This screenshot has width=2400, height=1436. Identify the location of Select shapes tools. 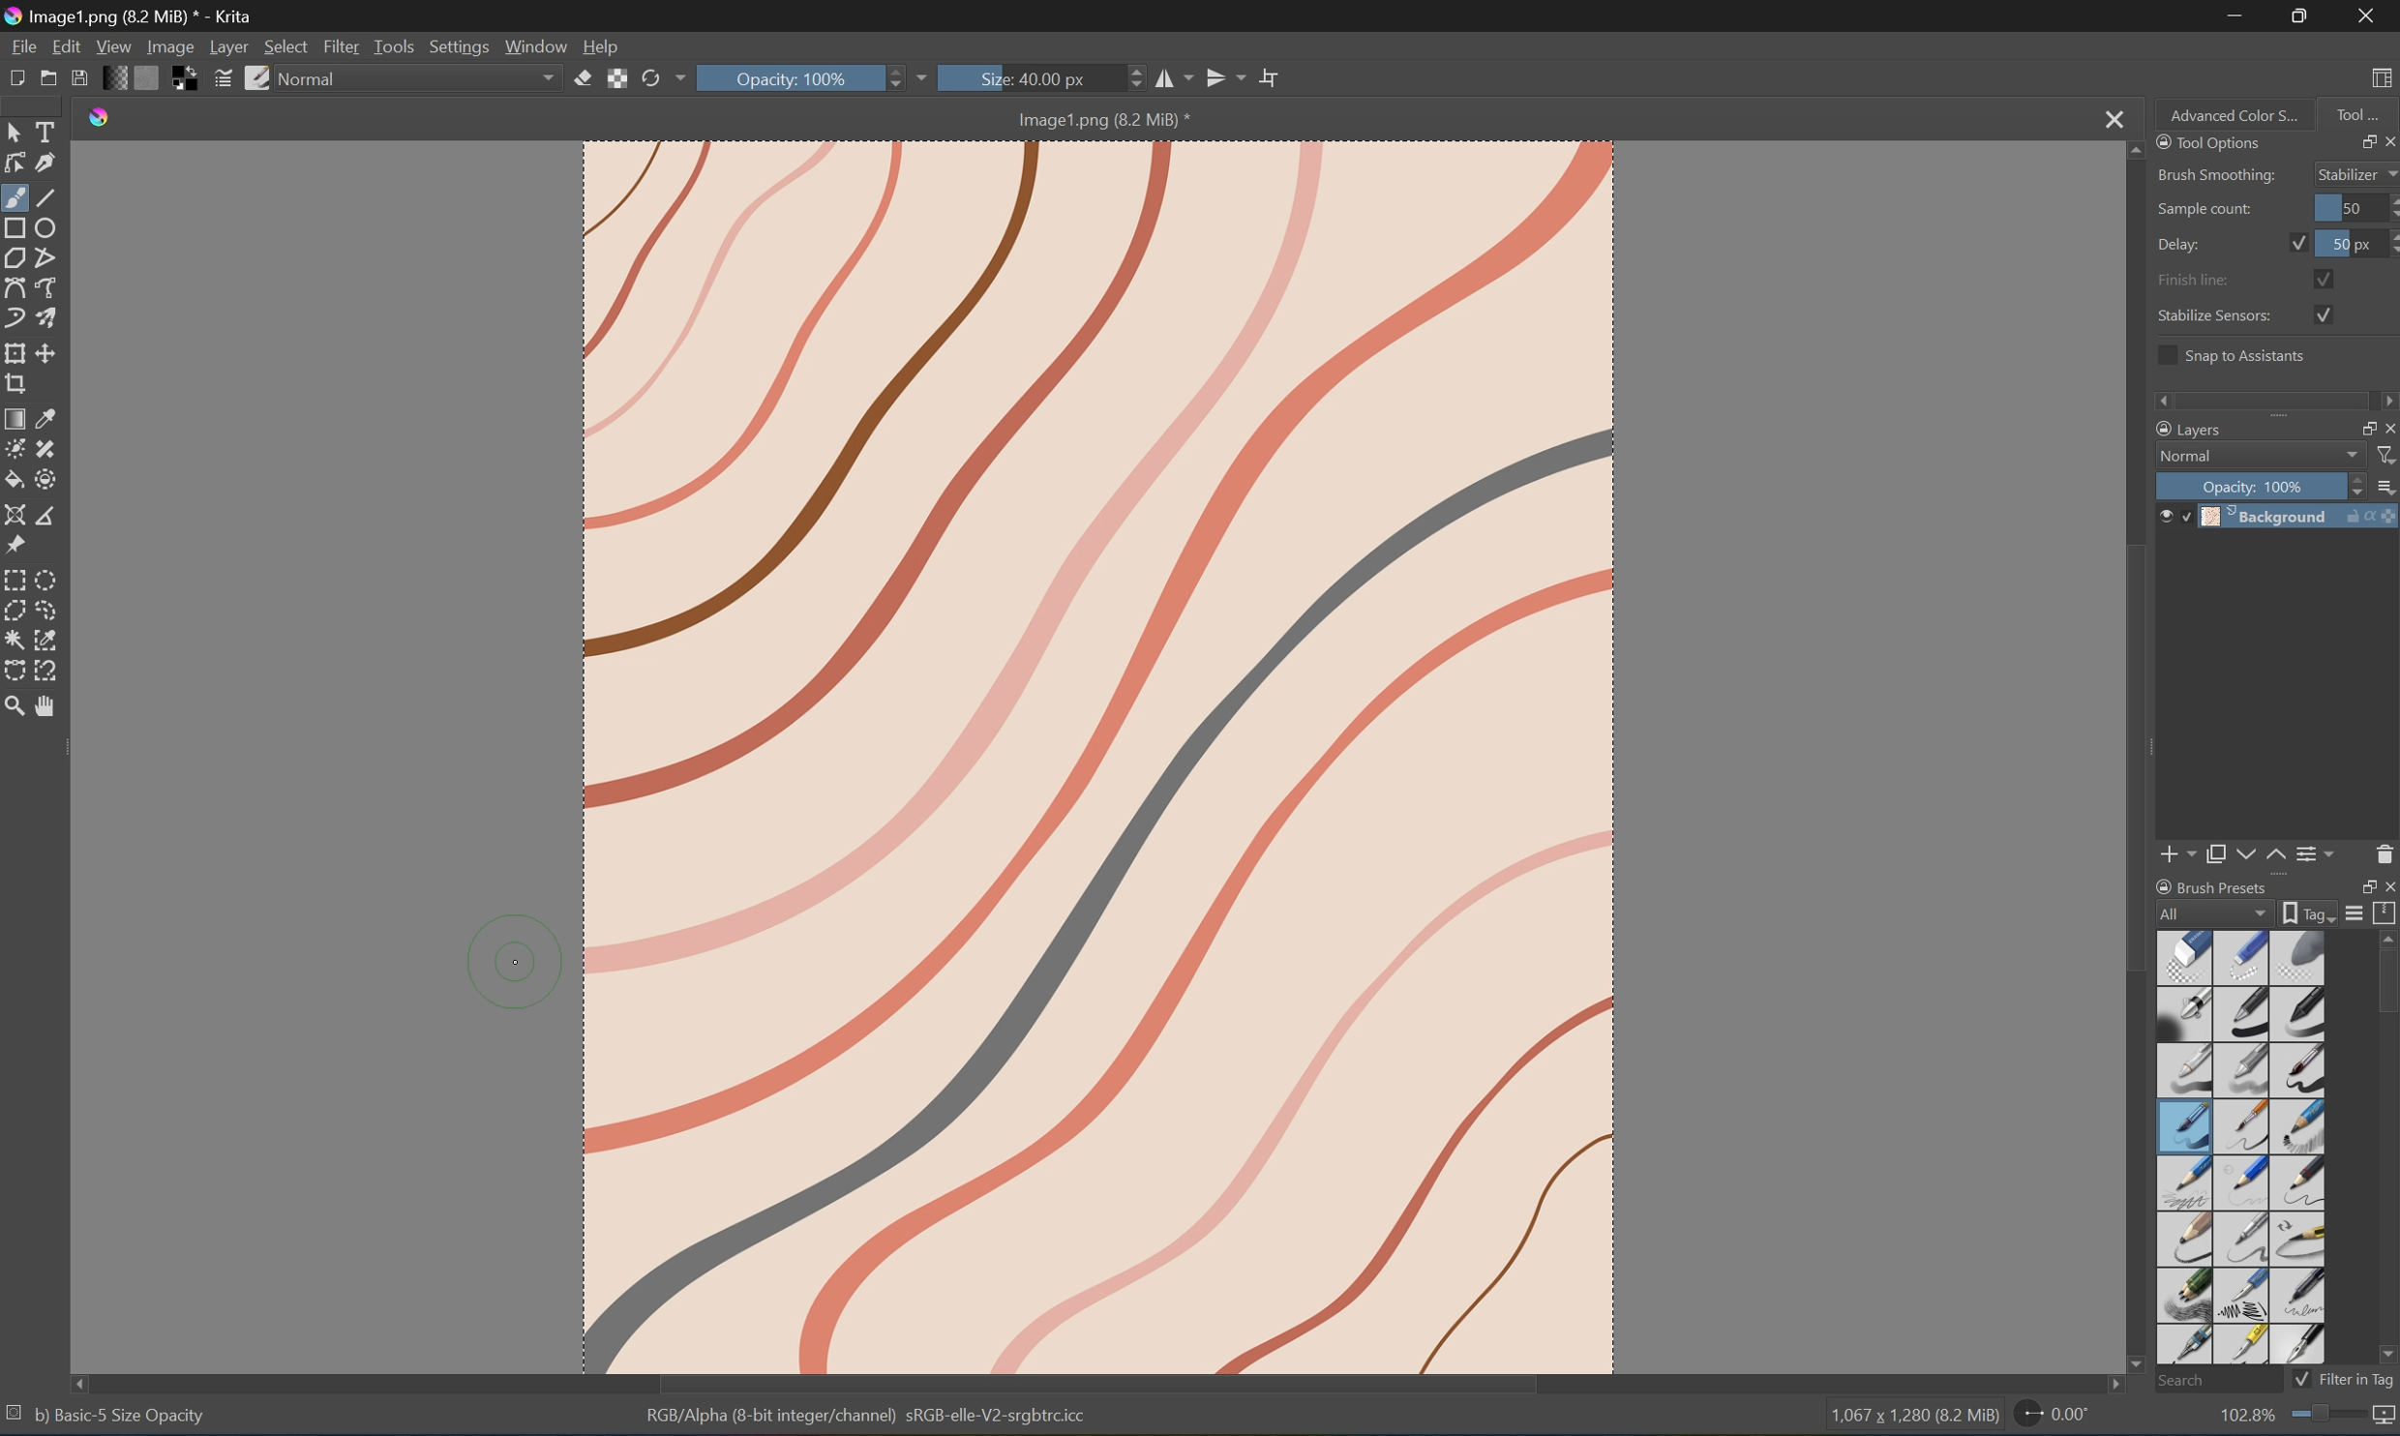
(16, 130).